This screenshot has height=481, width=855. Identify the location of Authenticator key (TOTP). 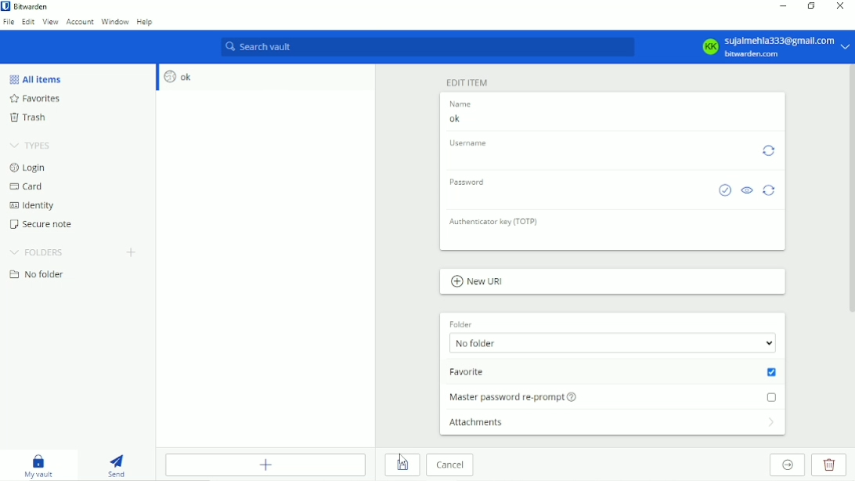
(497, 222).